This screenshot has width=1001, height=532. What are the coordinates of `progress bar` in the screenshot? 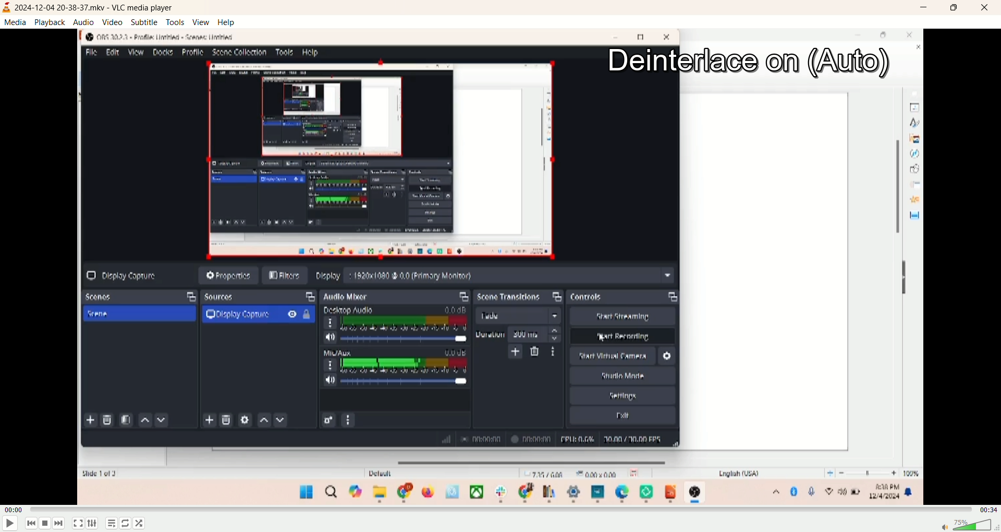 It's located at (502, 510).